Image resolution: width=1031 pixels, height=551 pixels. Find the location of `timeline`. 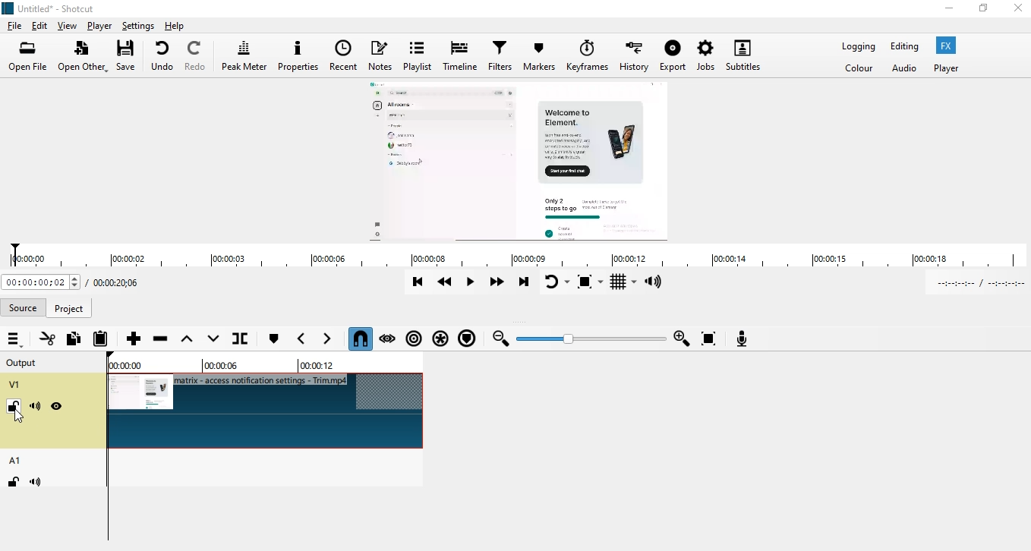

timeline is located at coordinates (514, 254).